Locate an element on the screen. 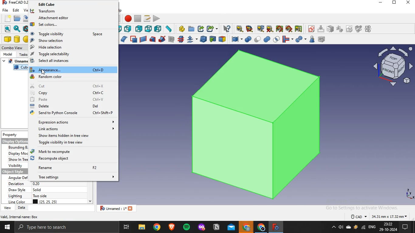 The width and height of the screenshot is (415, 233). brave is located at coordinates (172, 227).